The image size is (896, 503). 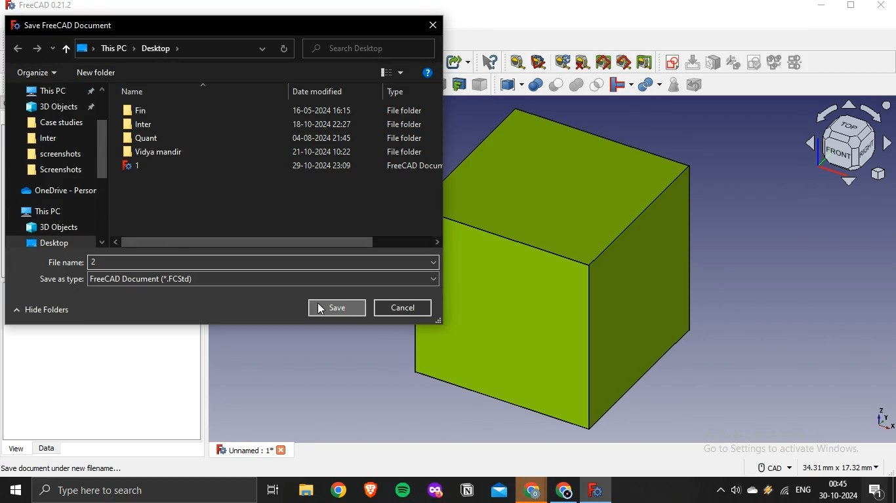 What do you see at coordinates (66, 263) in the screenshot?
I see `filename` at bounding box center [66, 263].